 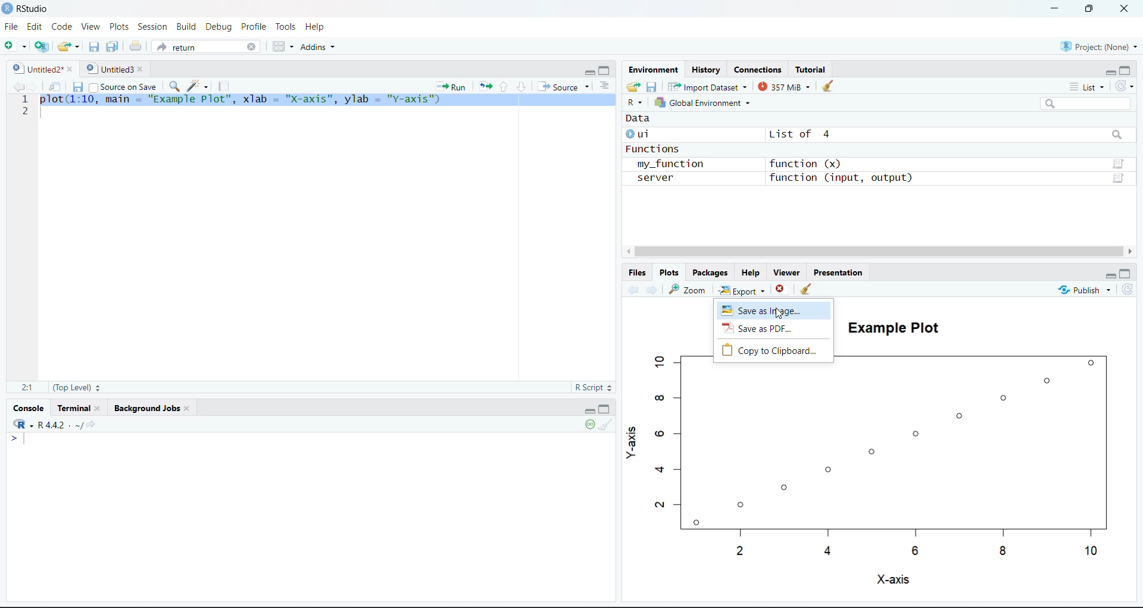 I want to click on Open an existing file (Ctrl + O), so click(x=67, y=47).